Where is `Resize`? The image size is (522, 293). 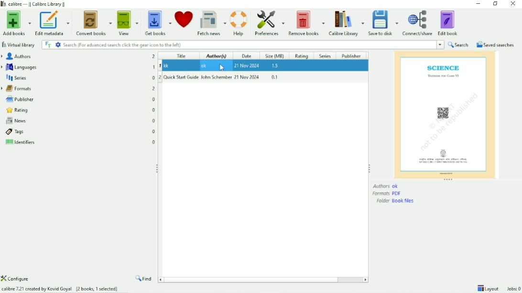 Resize is located at coordinates (448, 180).